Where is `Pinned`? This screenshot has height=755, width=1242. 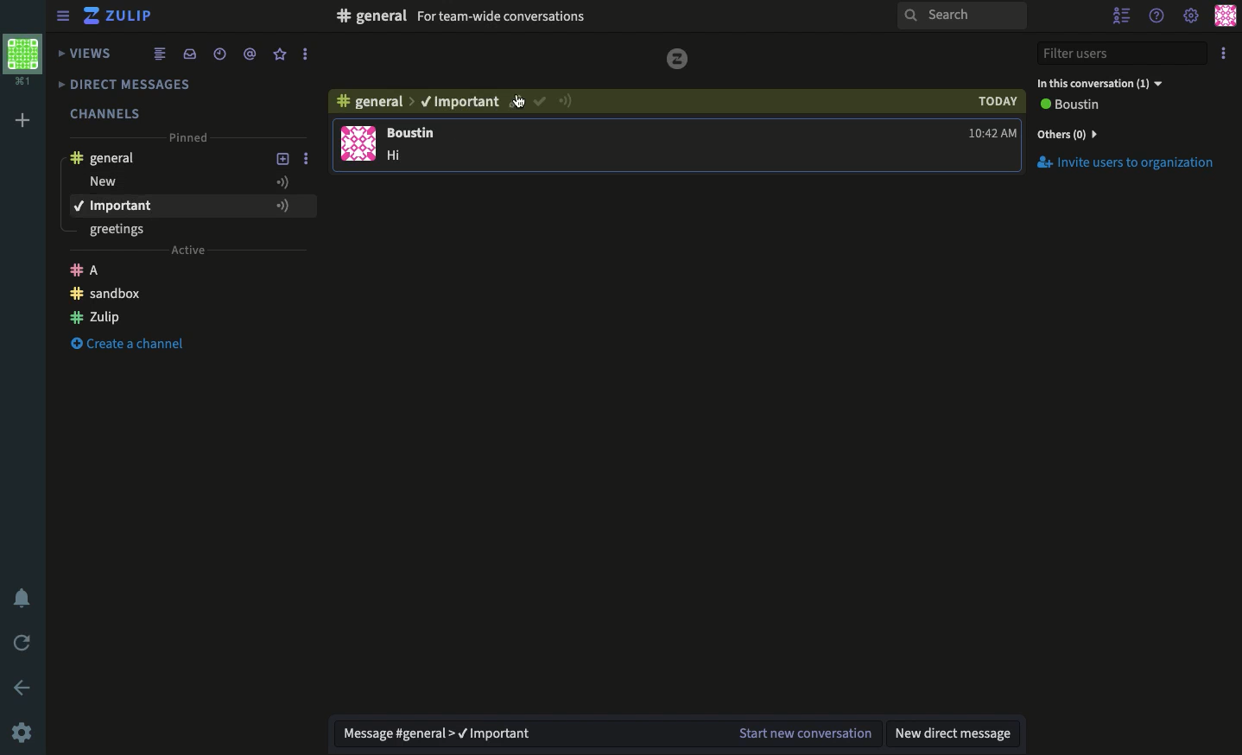
Pinned is located at coordinates (192, 139).